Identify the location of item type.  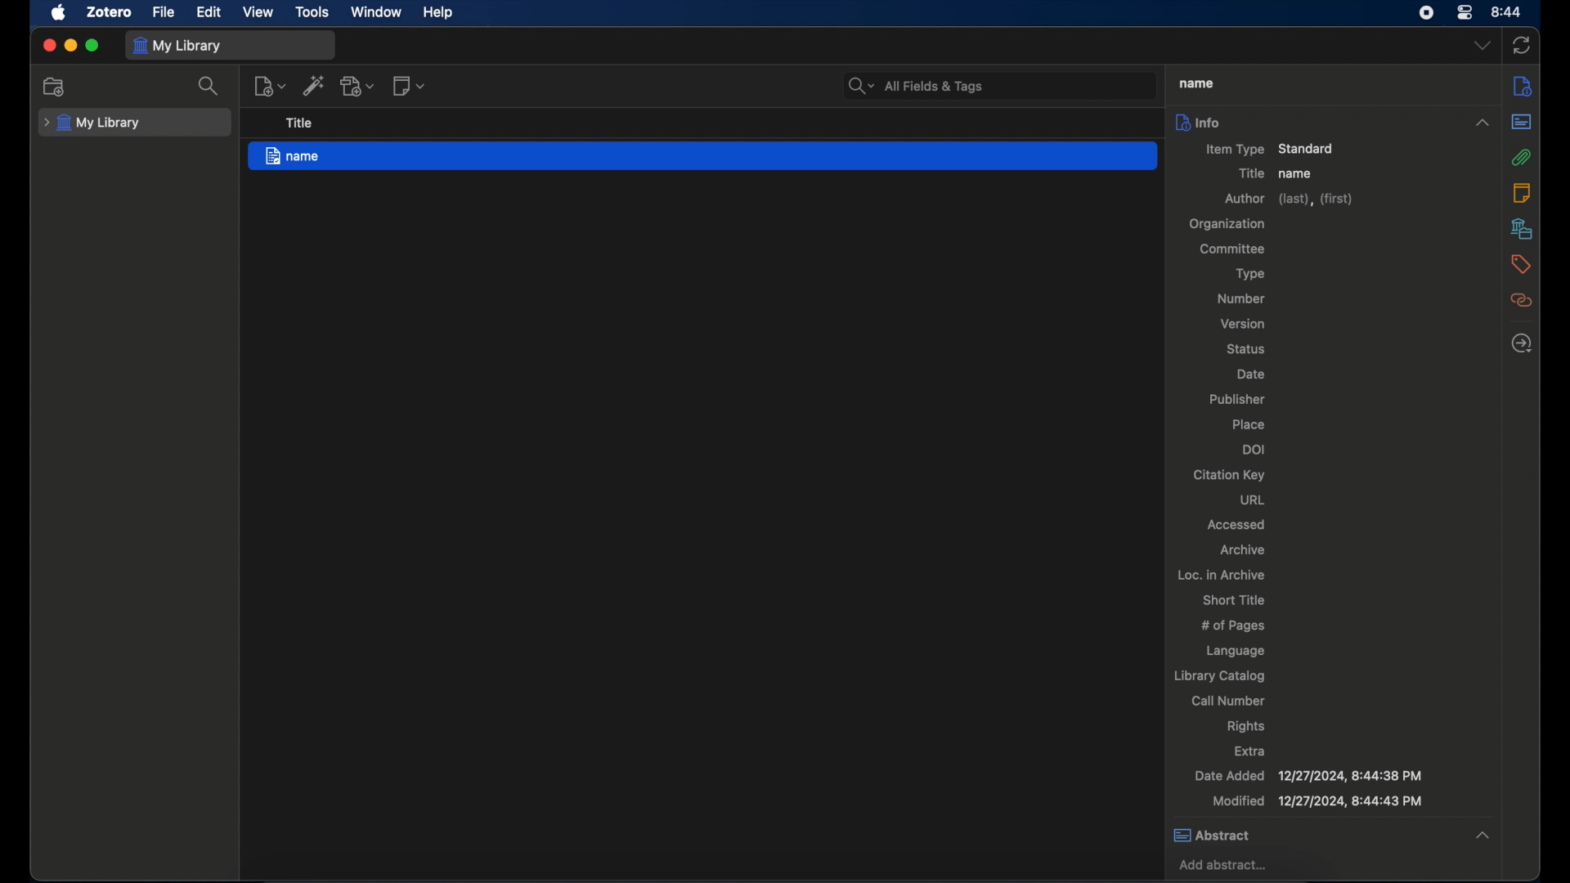
(1269, 148).